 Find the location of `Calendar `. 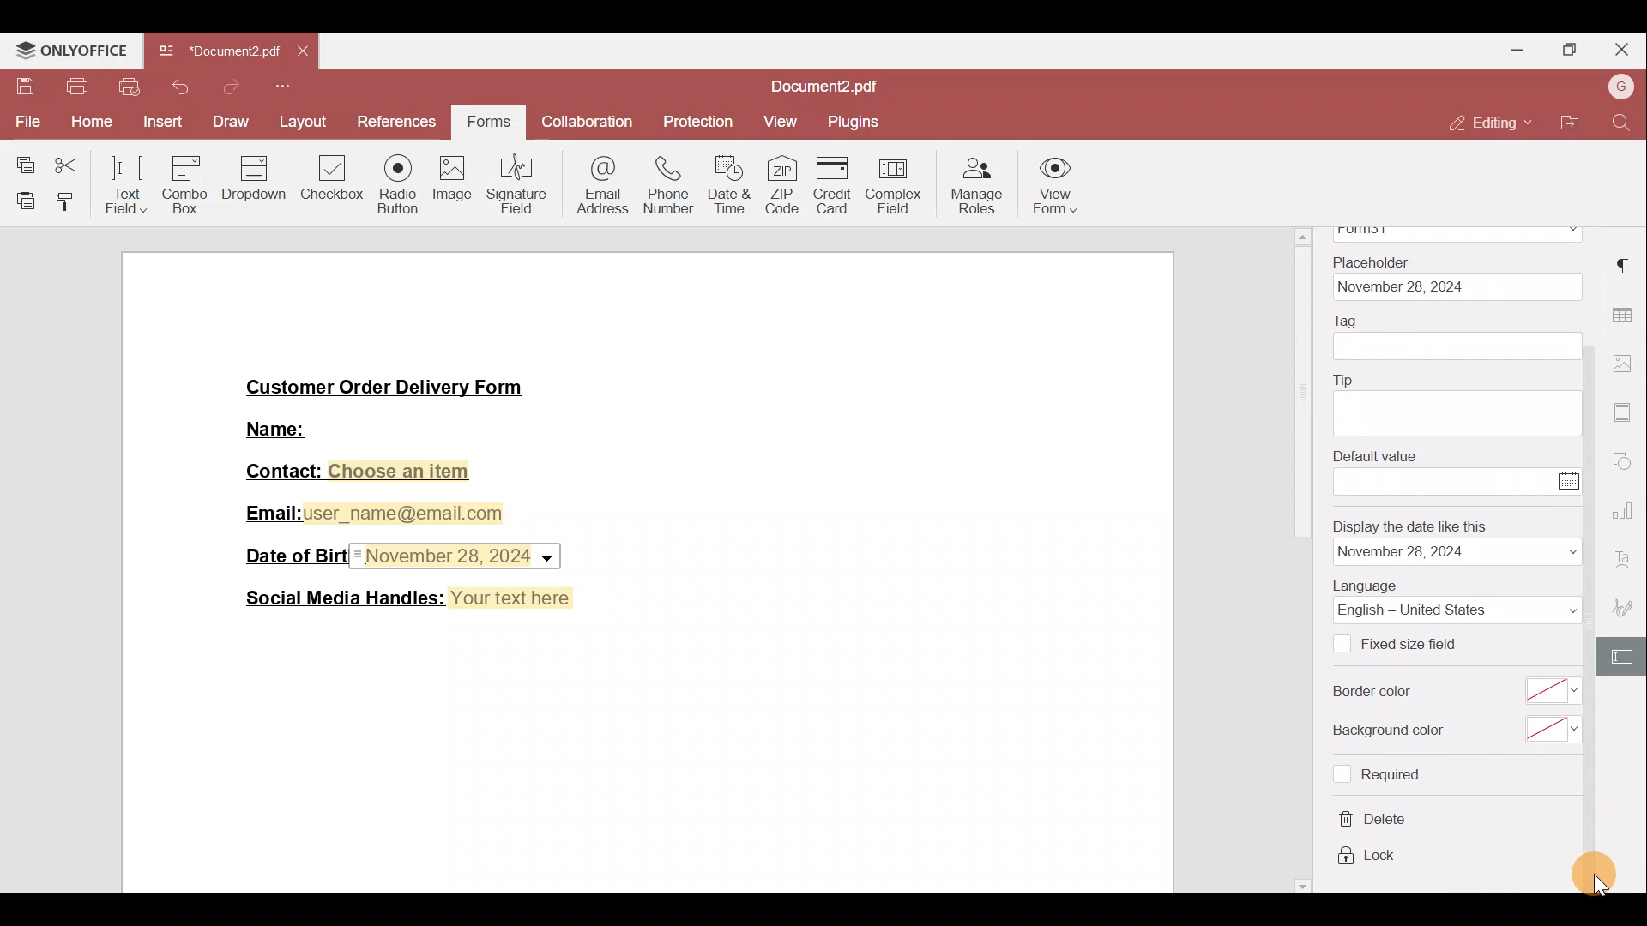

Calendar  is located at coordinates (1569, 480).